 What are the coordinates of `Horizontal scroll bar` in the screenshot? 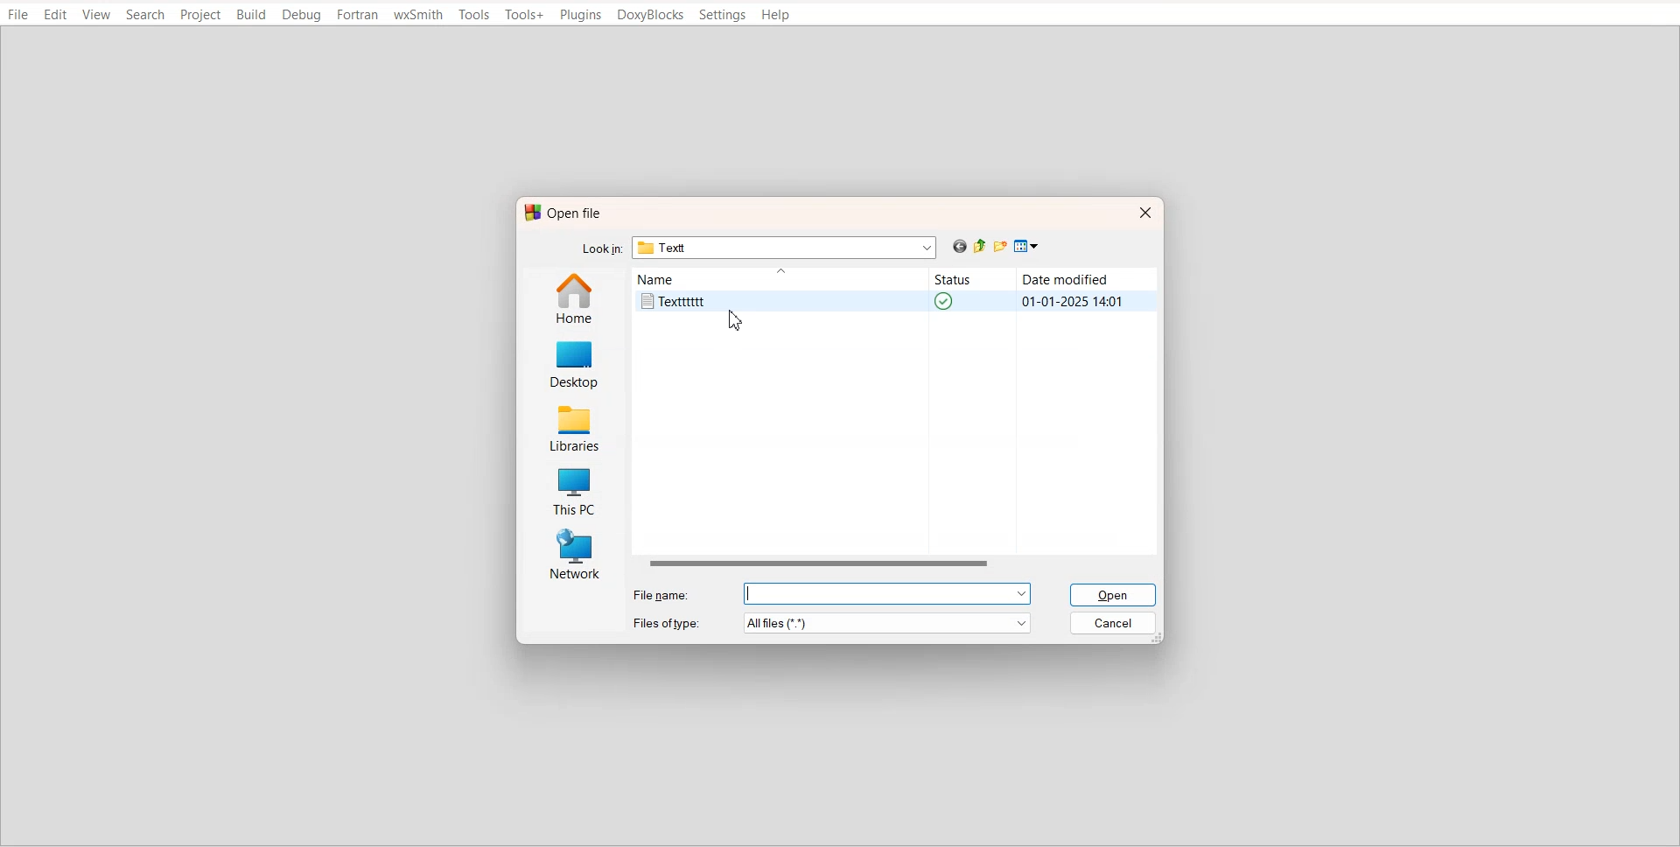 It's located at (894, 563).